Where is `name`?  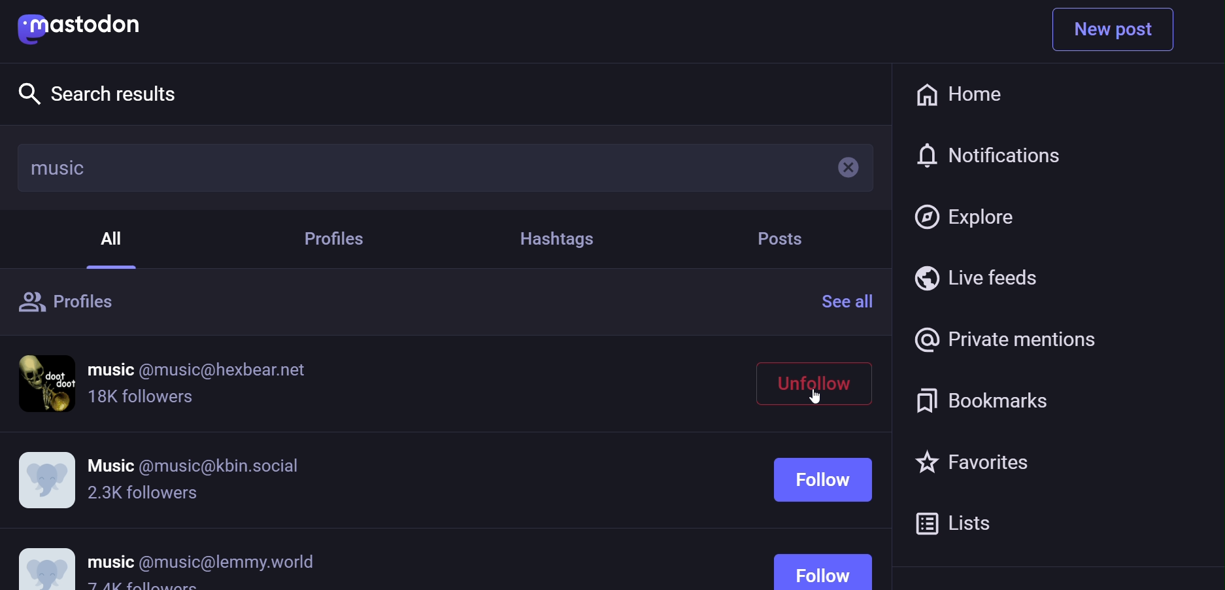
name is located at coordinates (199, 370).